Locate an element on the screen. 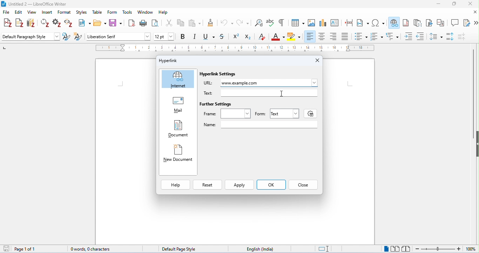  vertical scroll bar is located at coordinates (472, 94).